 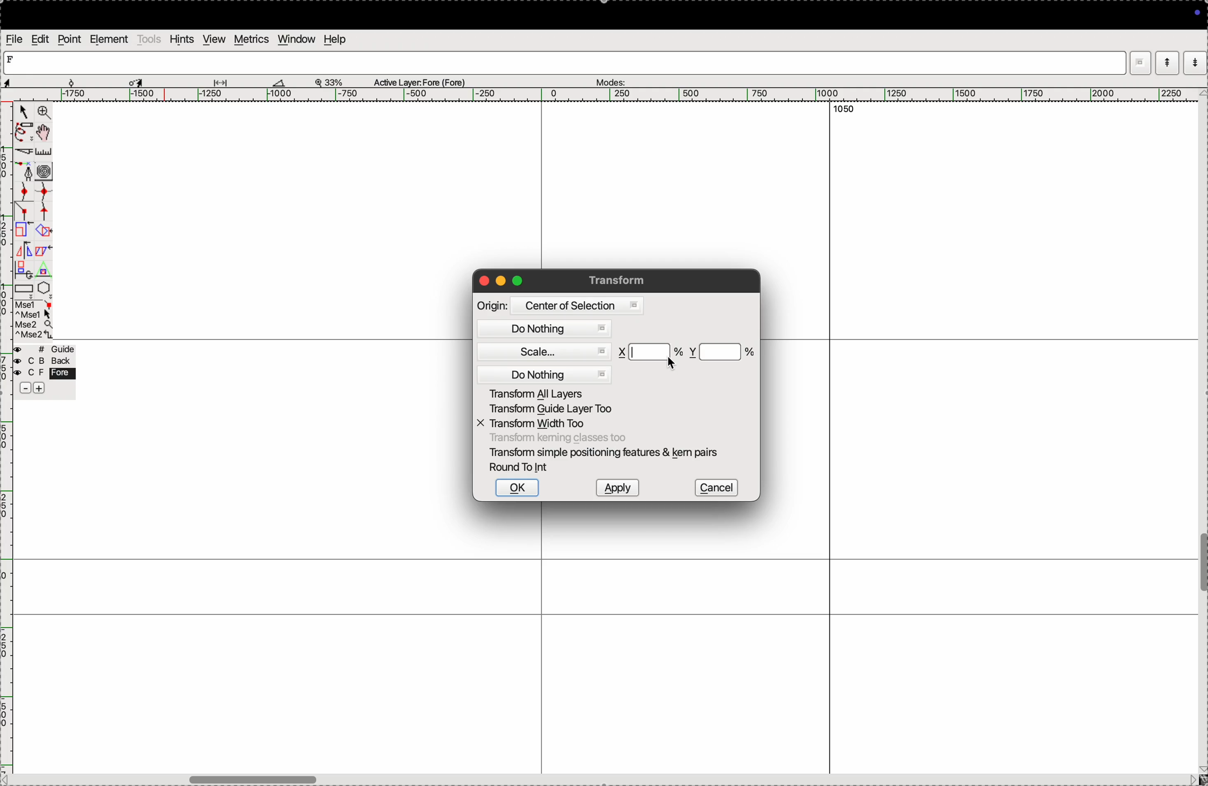 What do you see at coordinates (492, 305) in the screenshot?
I see `origin` at bounding box center [492, 305].